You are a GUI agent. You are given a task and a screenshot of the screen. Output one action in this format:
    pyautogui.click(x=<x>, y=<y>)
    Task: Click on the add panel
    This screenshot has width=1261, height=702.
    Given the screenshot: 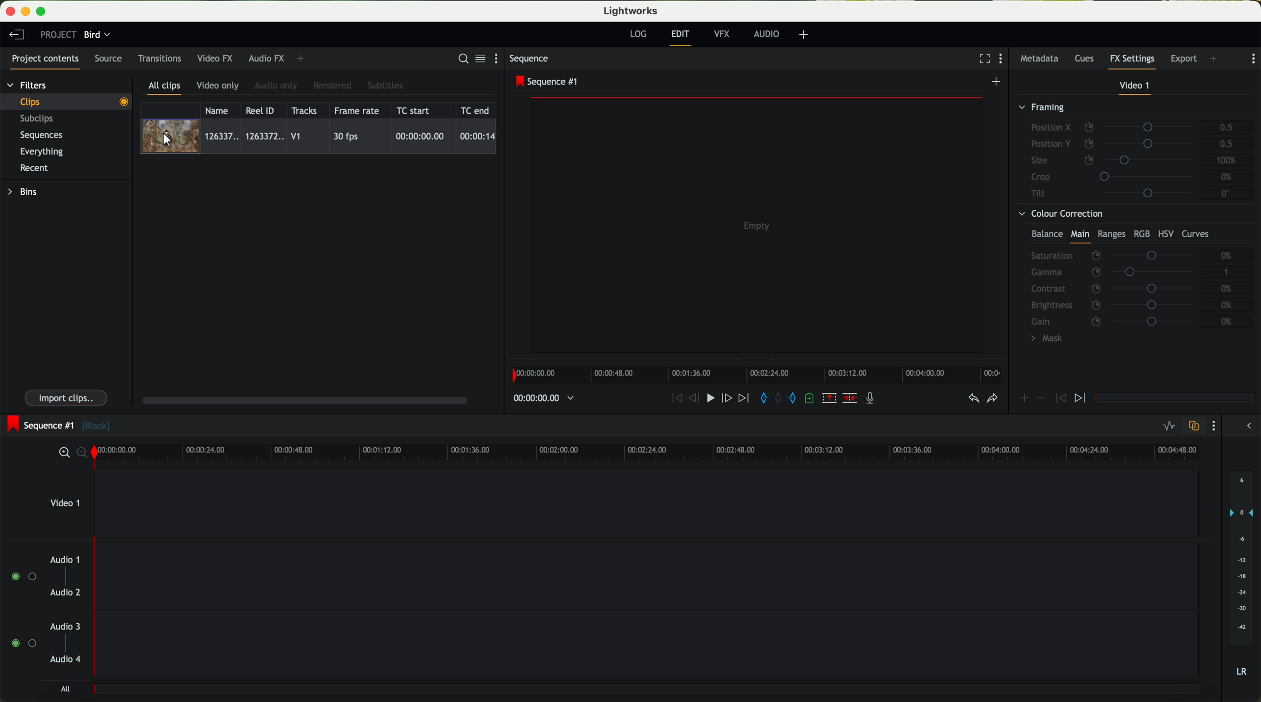 What is the action you would take?
    pyautogui.click(x=1216, y=60)
    